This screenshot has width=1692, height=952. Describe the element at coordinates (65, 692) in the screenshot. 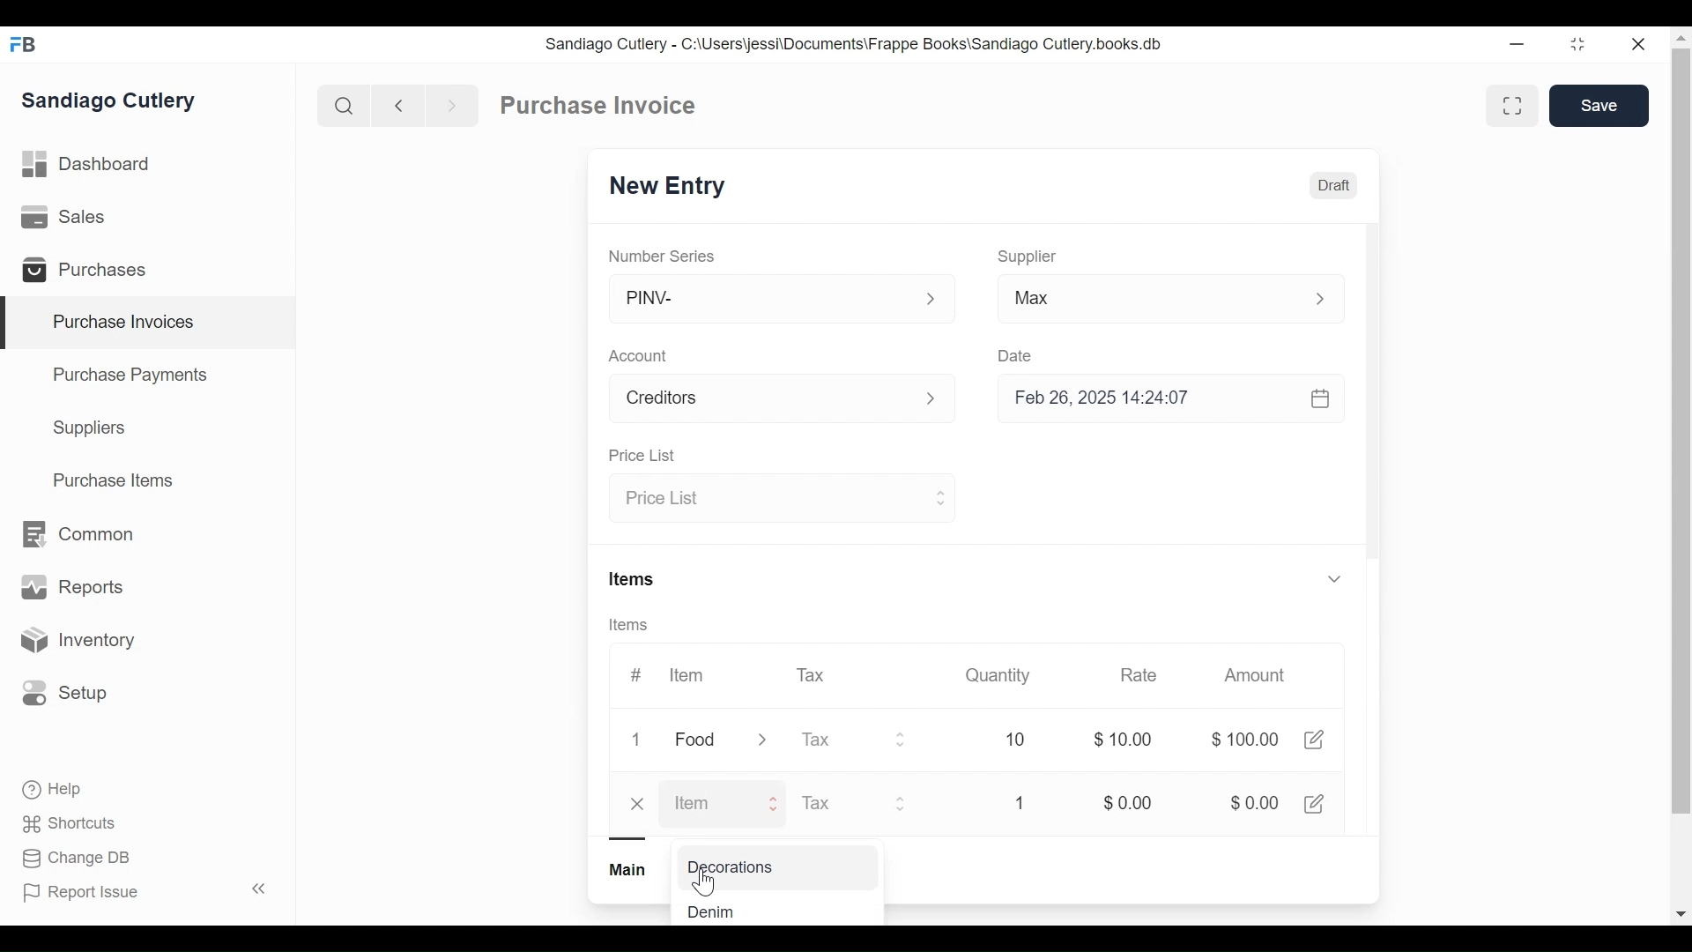

I see `Setup` at that location.